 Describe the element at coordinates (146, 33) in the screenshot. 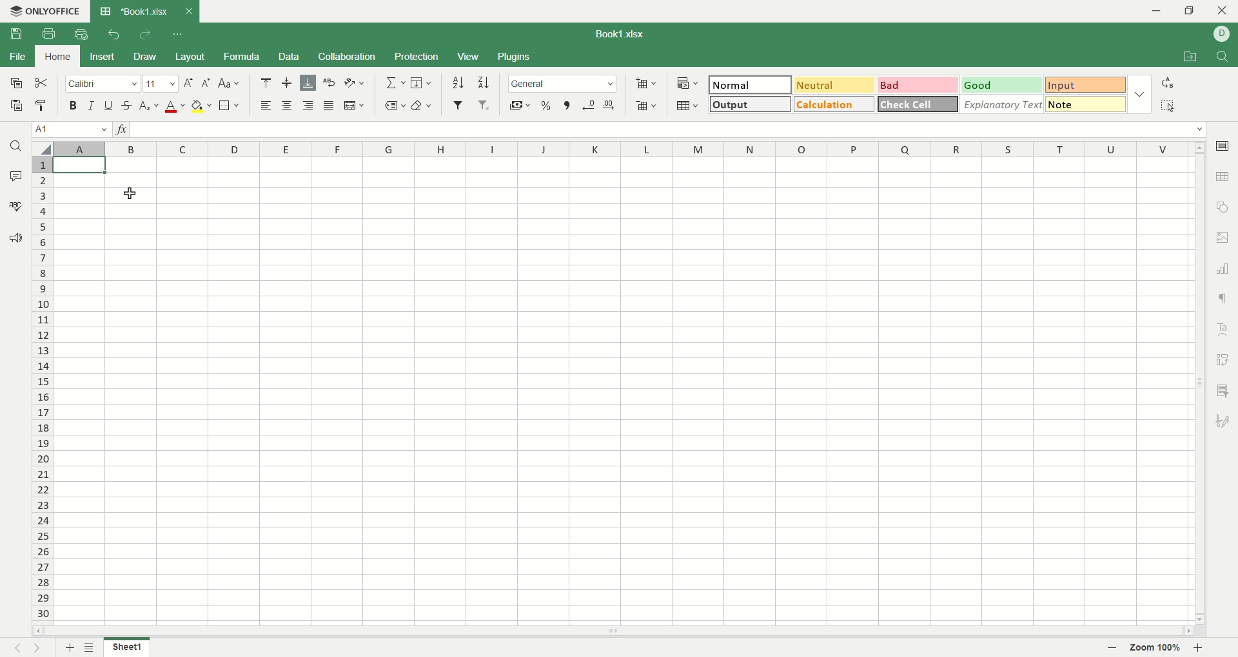

I see `redo` at that location.